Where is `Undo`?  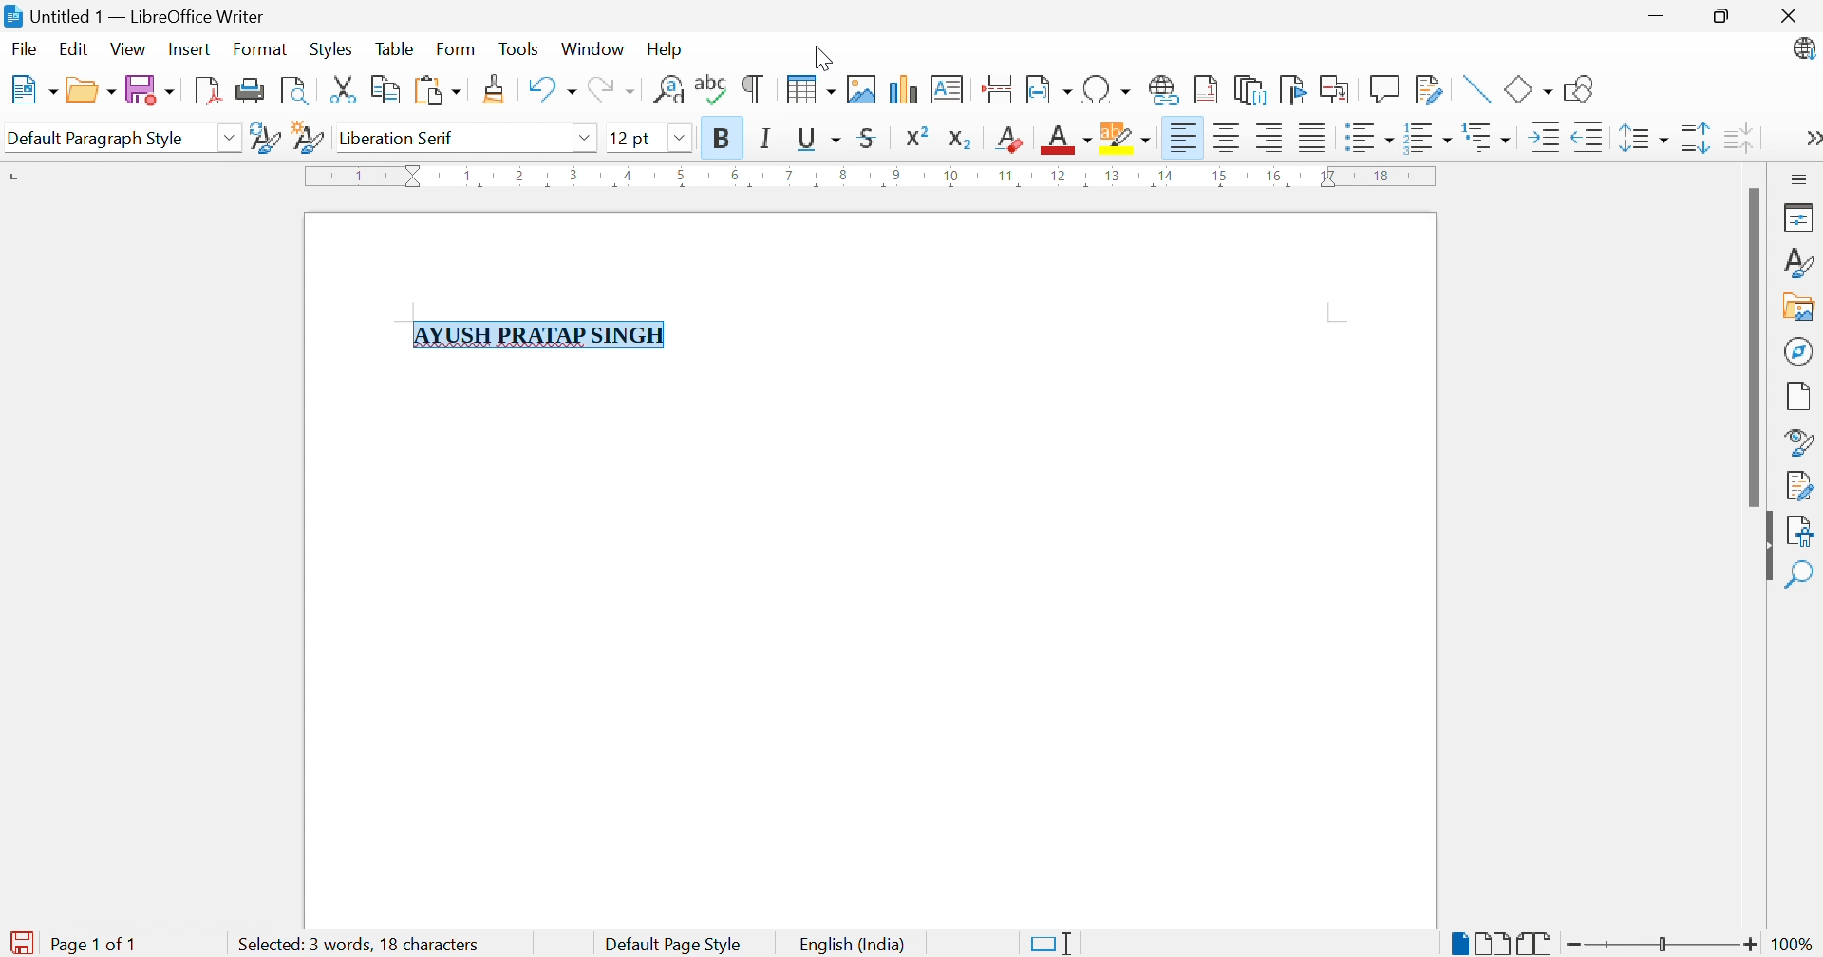
Undo is located at coordinates (551, 89).